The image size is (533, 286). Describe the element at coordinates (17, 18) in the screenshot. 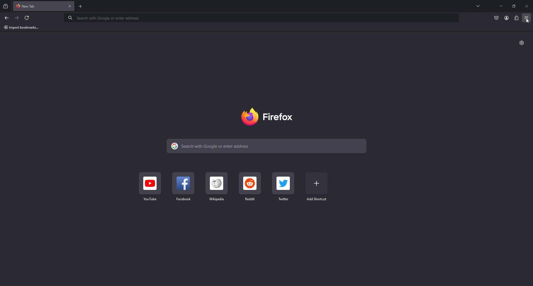

I see `forward` at that location.